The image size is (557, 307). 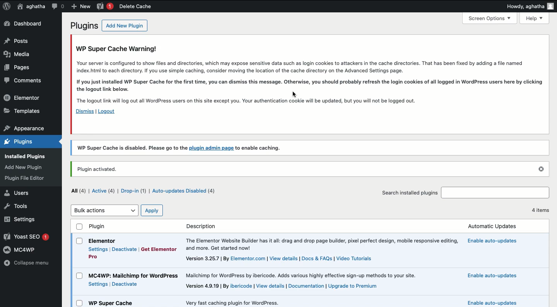 I want to click on Plugin, so click(x=108, y=232).